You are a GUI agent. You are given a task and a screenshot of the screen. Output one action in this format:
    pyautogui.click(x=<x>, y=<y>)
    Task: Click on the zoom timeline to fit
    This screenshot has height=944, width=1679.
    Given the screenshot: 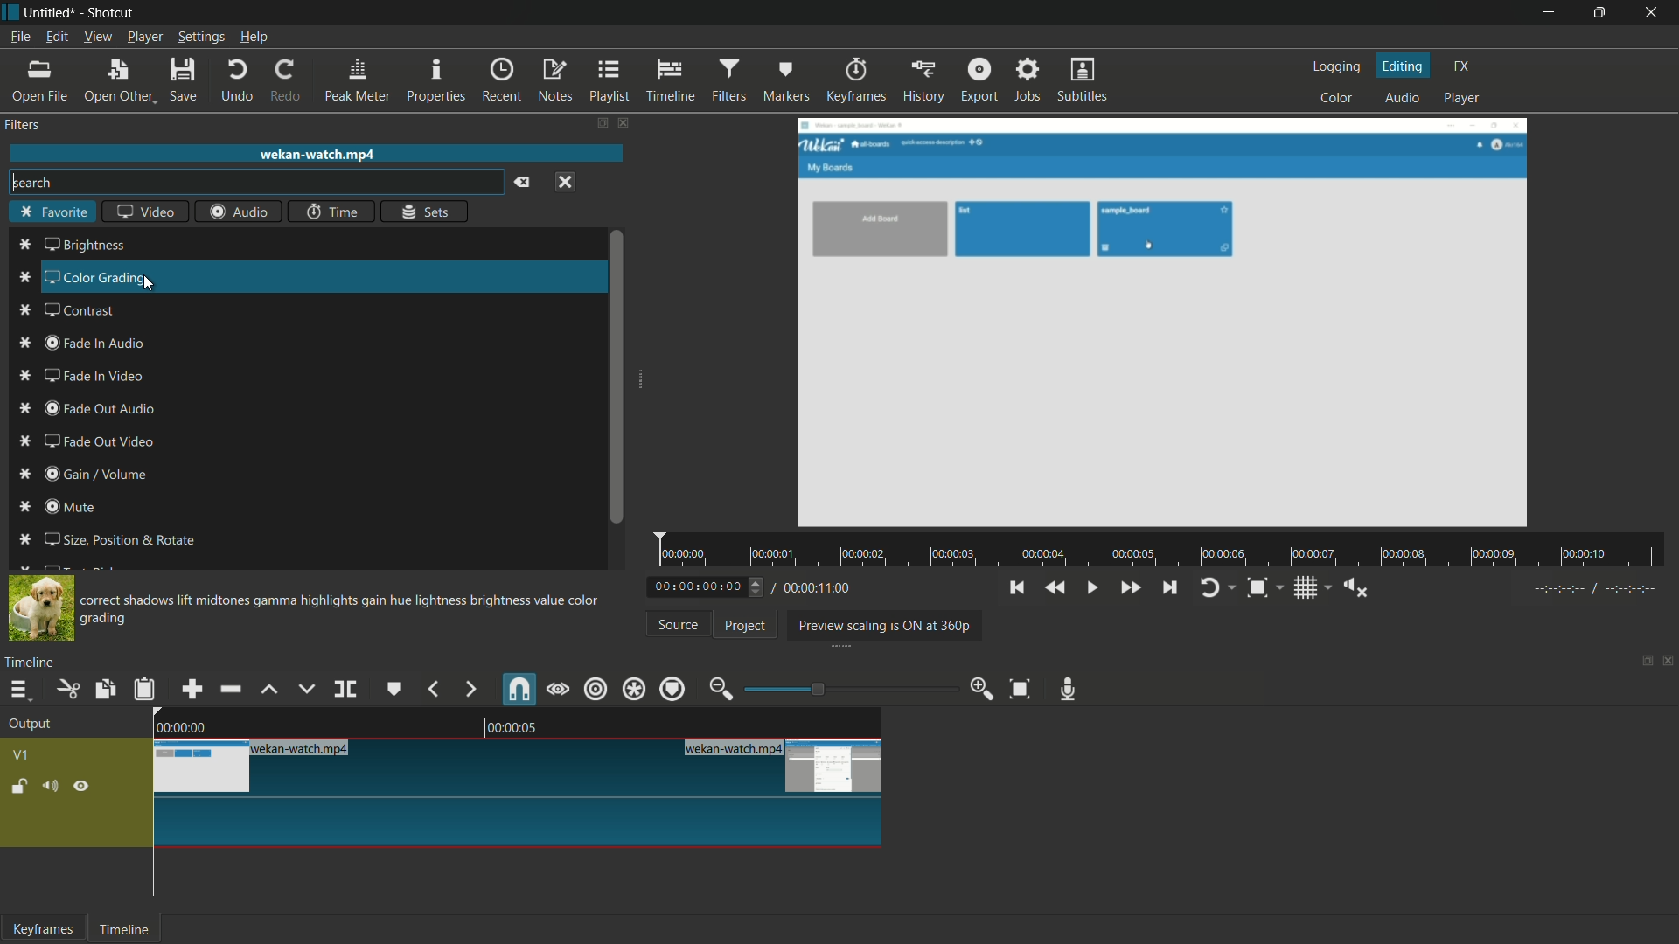 What is the action you would take?
    pyautogui.click(x=1021, y=689)
    